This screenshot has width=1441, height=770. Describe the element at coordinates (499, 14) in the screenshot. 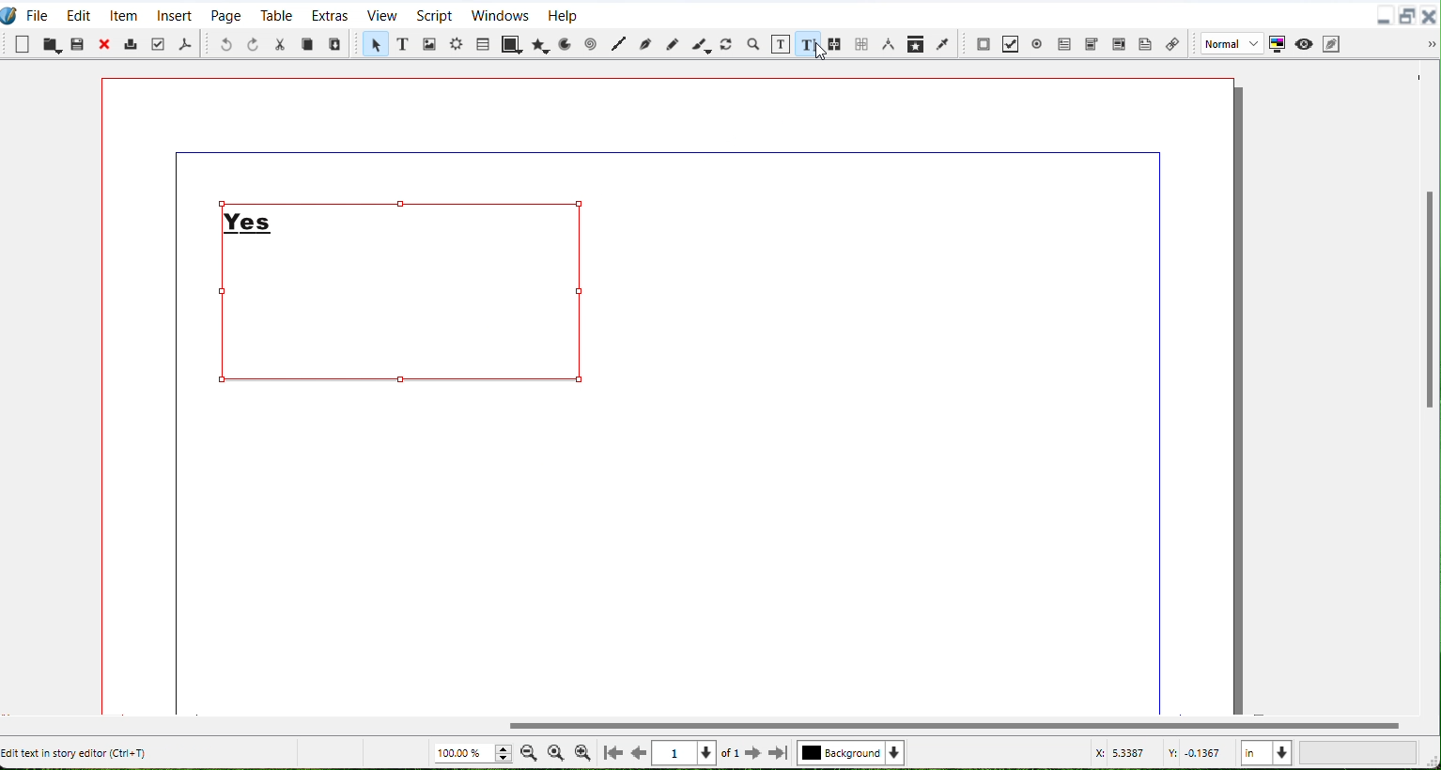

I see `Windows` at that location.